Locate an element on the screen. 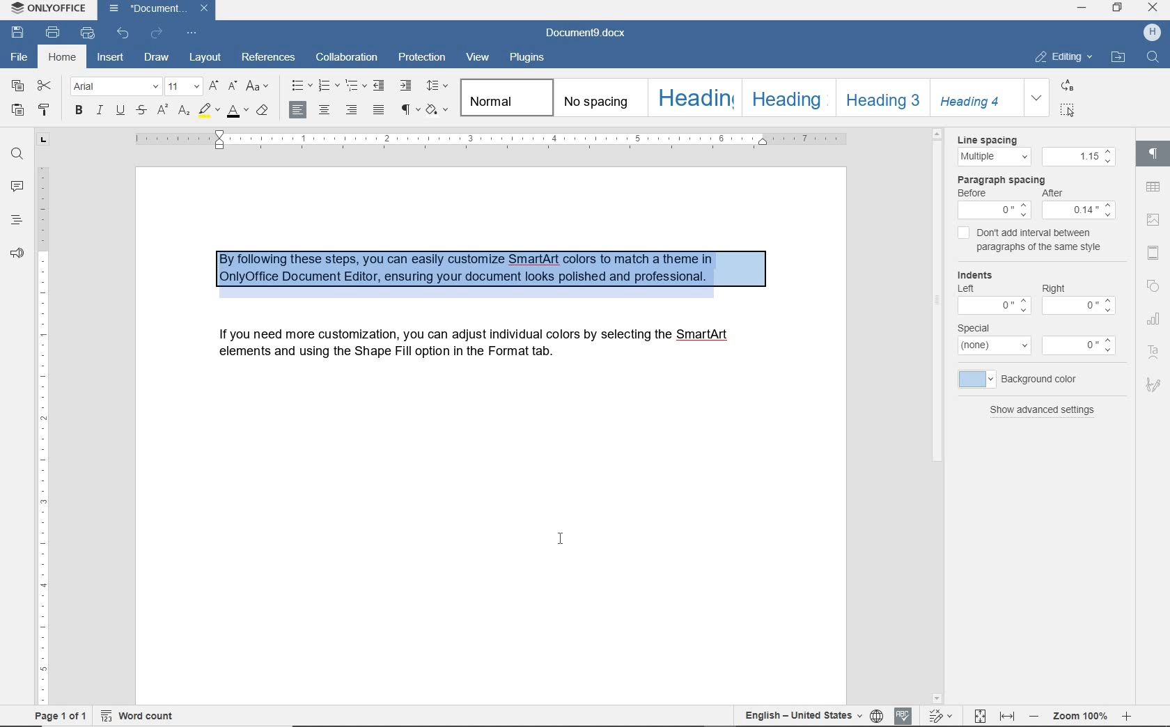  0" is located at coordinates (1084, 306).